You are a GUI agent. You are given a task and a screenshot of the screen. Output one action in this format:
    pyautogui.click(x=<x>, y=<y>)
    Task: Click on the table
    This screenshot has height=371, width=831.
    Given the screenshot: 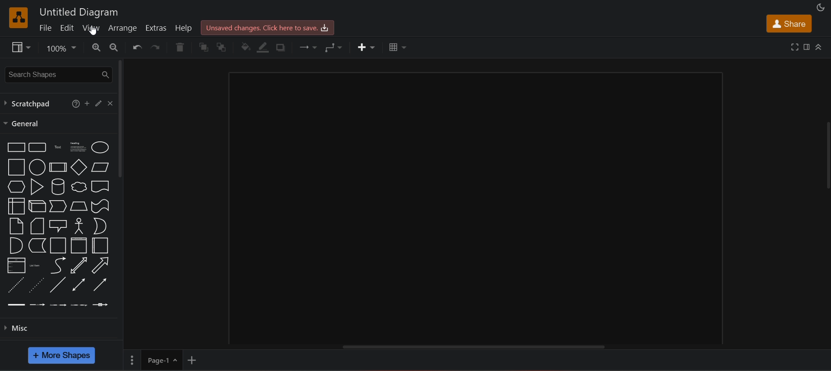 What is the action you would take?
    pyautogui.click(x=396, y=48)
    